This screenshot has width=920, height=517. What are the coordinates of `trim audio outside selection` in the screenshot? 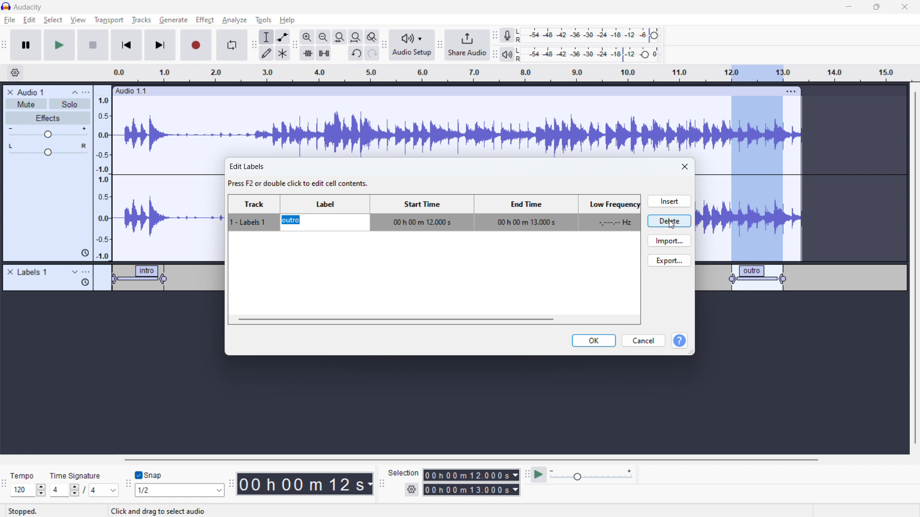 It's located at (308, 53).